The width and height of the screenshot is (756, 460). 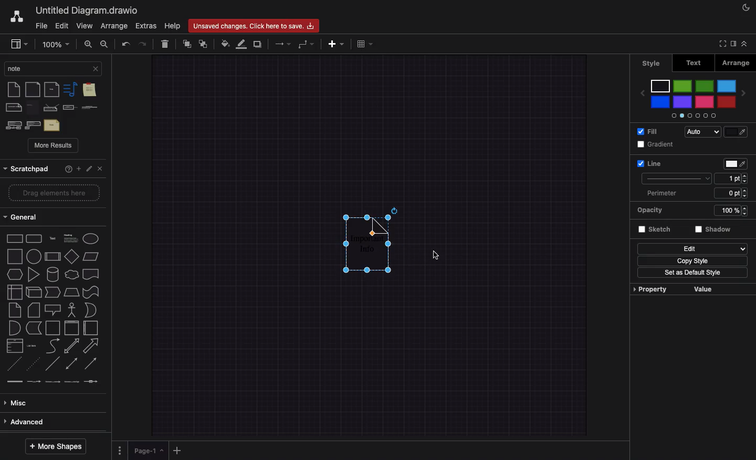 What do you see at coordinates (434, 255) in the screenshot?
I see `cursor` at bounding box center [434, 255].